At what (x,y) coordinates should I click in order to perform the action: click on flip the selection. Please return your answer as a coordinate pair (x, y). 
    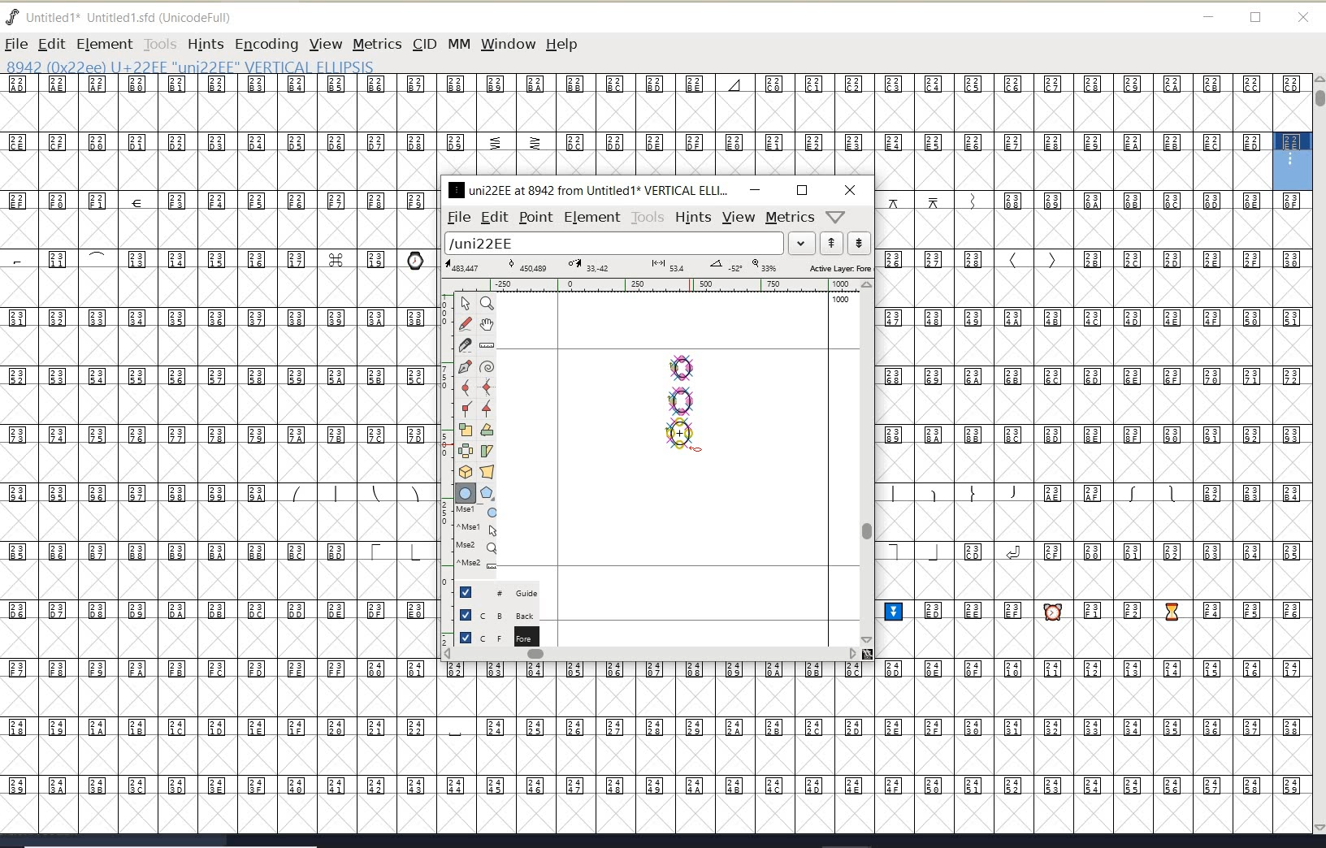
    Looking at the image, I should click on (466, 451).